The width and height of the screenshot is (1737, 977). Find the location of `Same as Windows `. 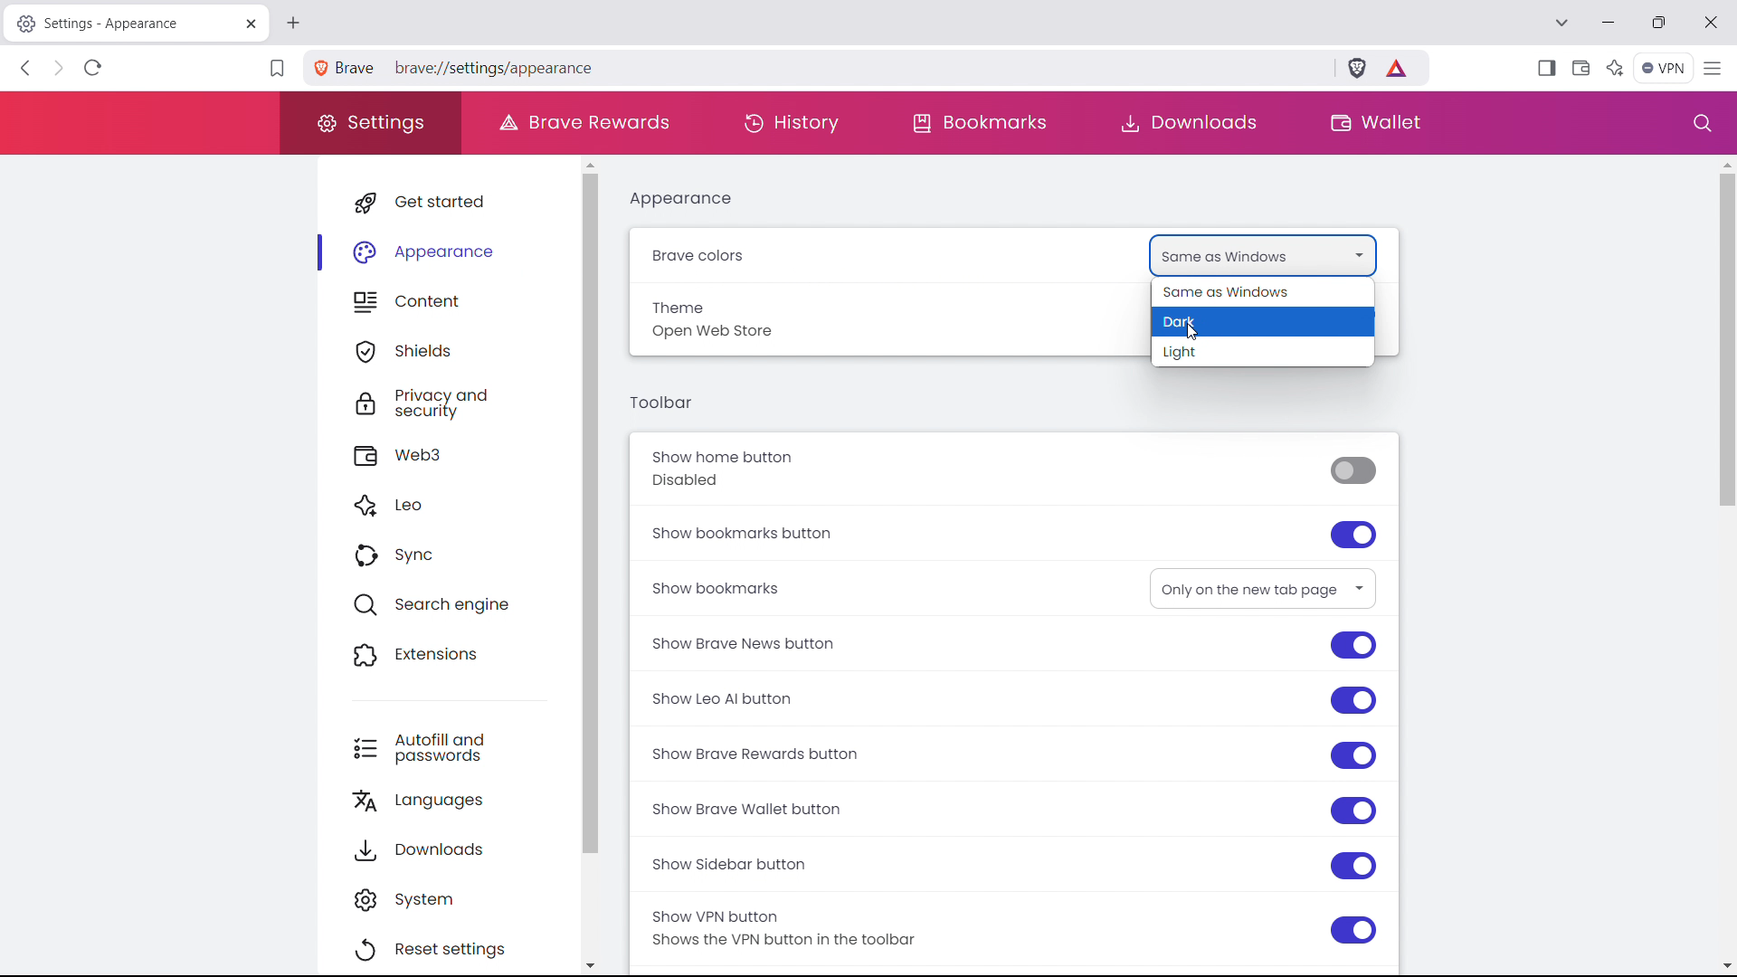

Same as Windows  is located at coordinates (1264, 253).